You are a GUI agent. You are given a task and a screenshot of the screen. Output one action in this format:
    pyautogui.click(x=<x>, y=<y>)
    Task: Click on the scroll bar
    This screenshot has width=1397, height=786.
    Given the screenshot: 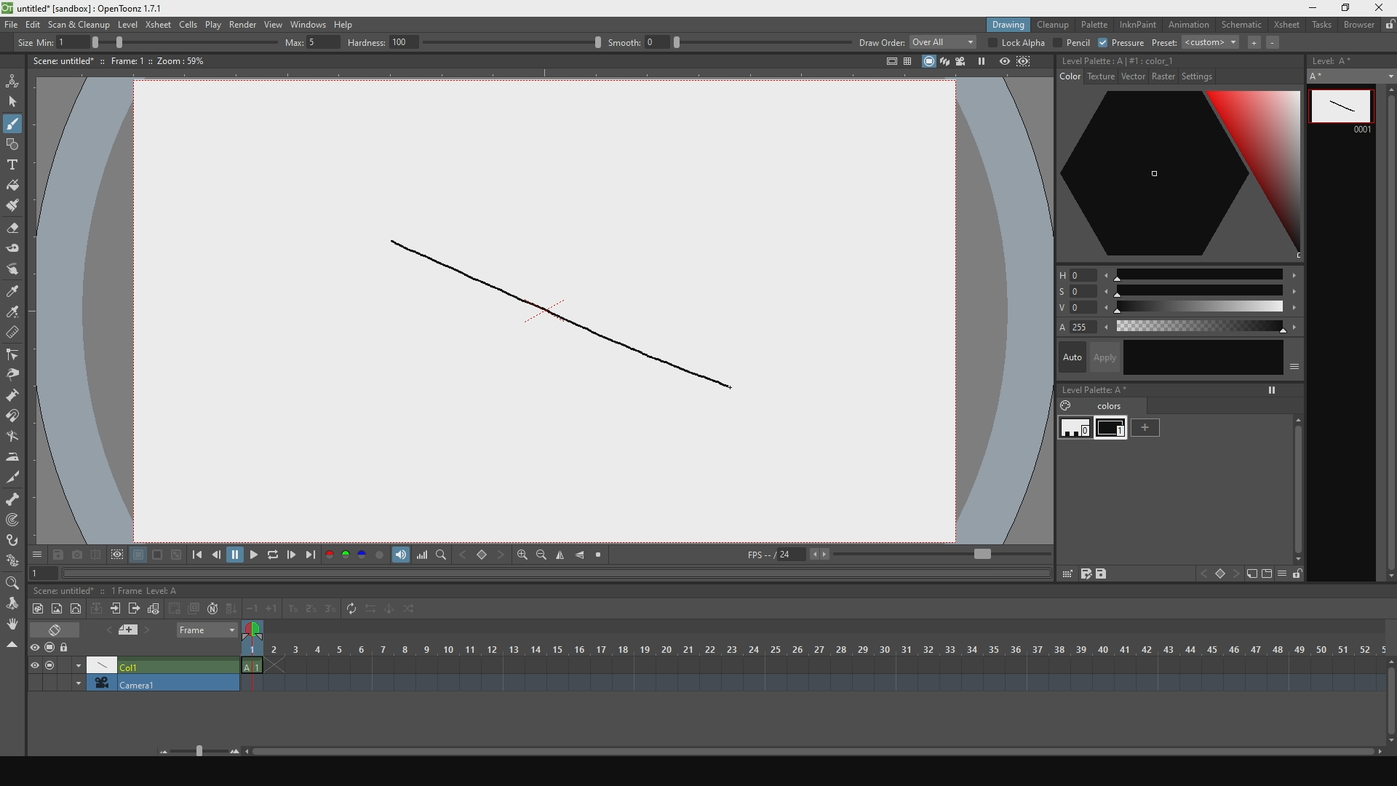 What is the action you would take?
    pyautogui.click(x=1388, y=701)
    